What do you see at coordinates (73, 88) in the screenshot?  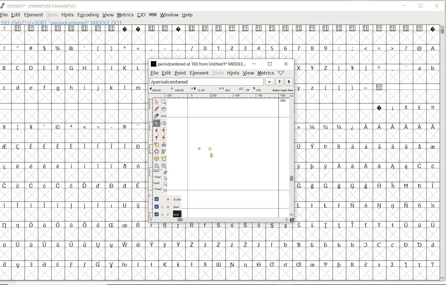 I see `lowercase letters` at bounding box center [73, 88].